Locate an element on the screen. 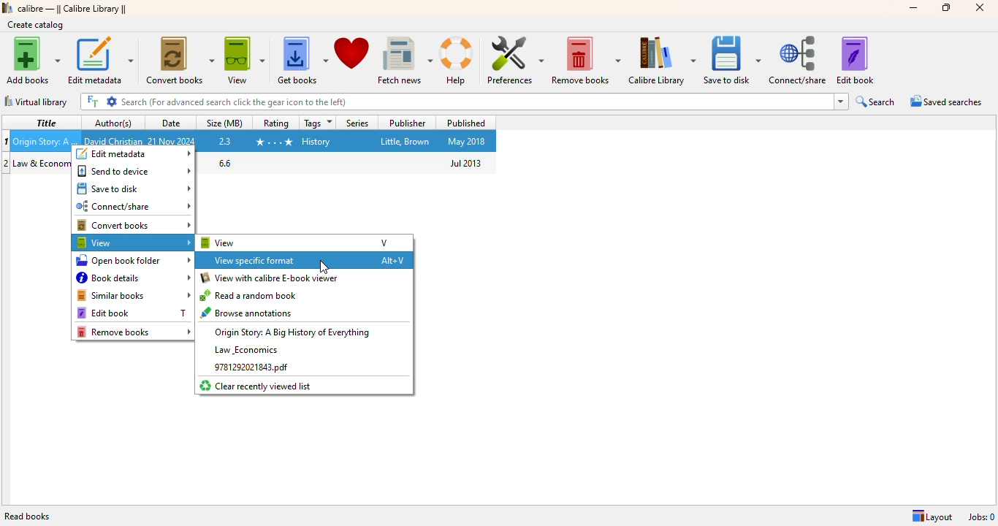  fetch news is located at coordinates (405, 61).